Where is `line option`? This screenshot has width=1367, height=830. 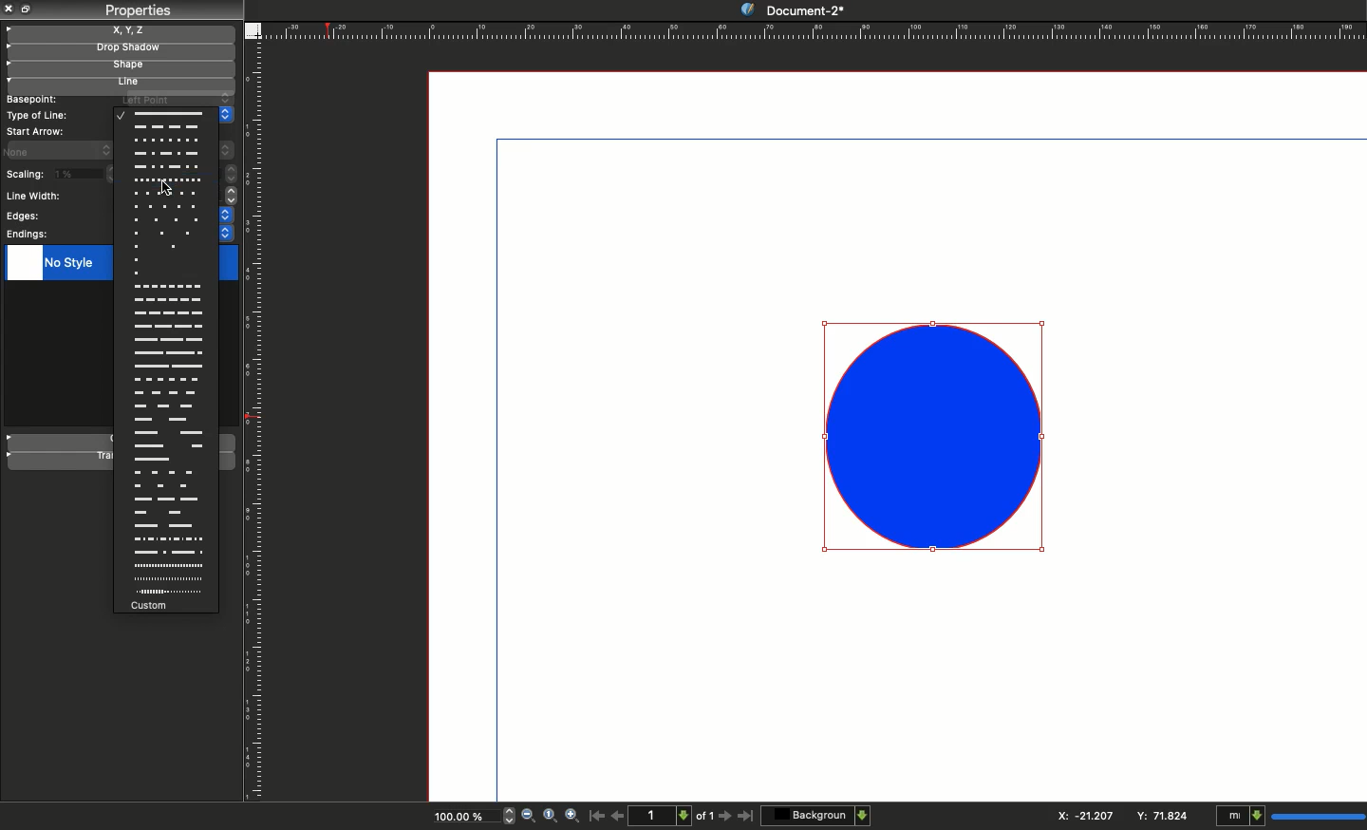
line option is located at coordinates (166, 578).